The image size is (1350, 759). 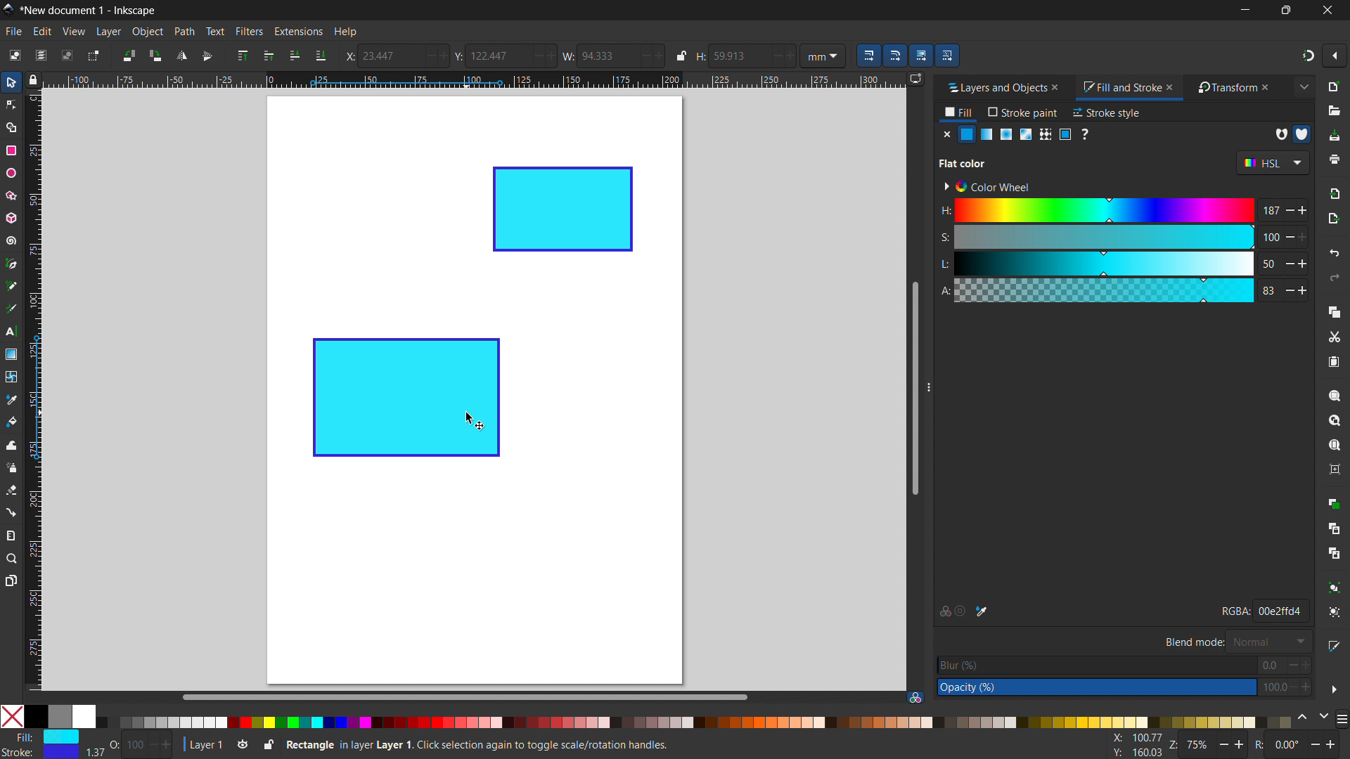 What do you see at coordinates (480, 744) in the screenshot?
I see `Rectangle in Layer 1. Click selection again to toggle scale/ rotation handles` at bounding box center [480, 744].